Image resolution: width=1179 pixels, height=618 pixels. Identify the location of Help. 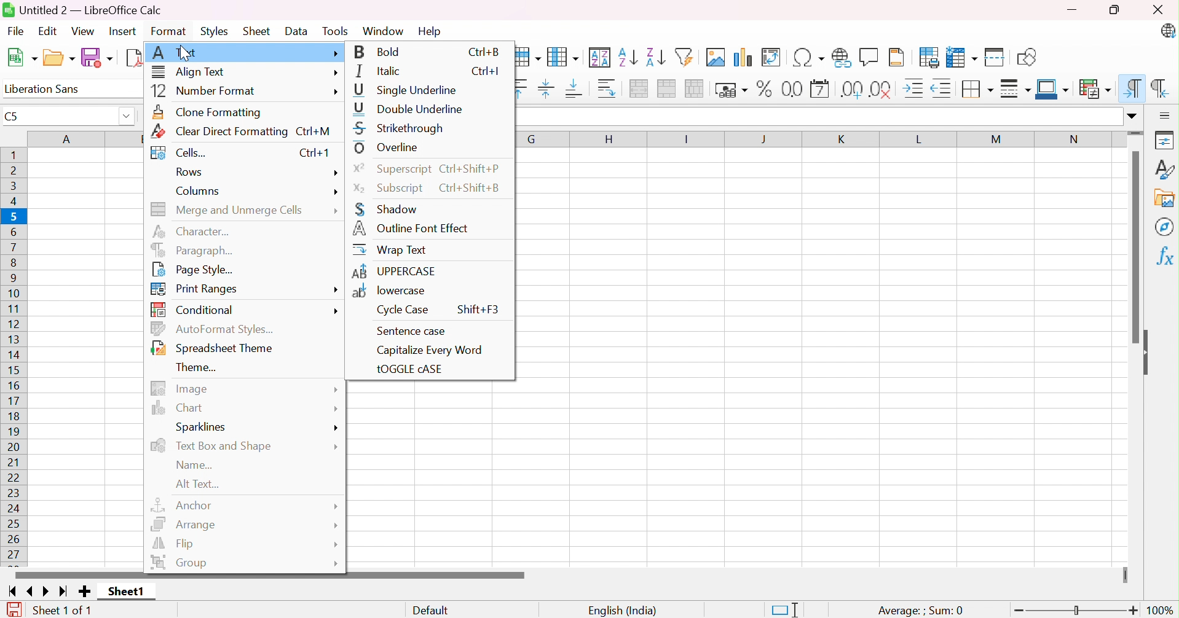
(432, 31).